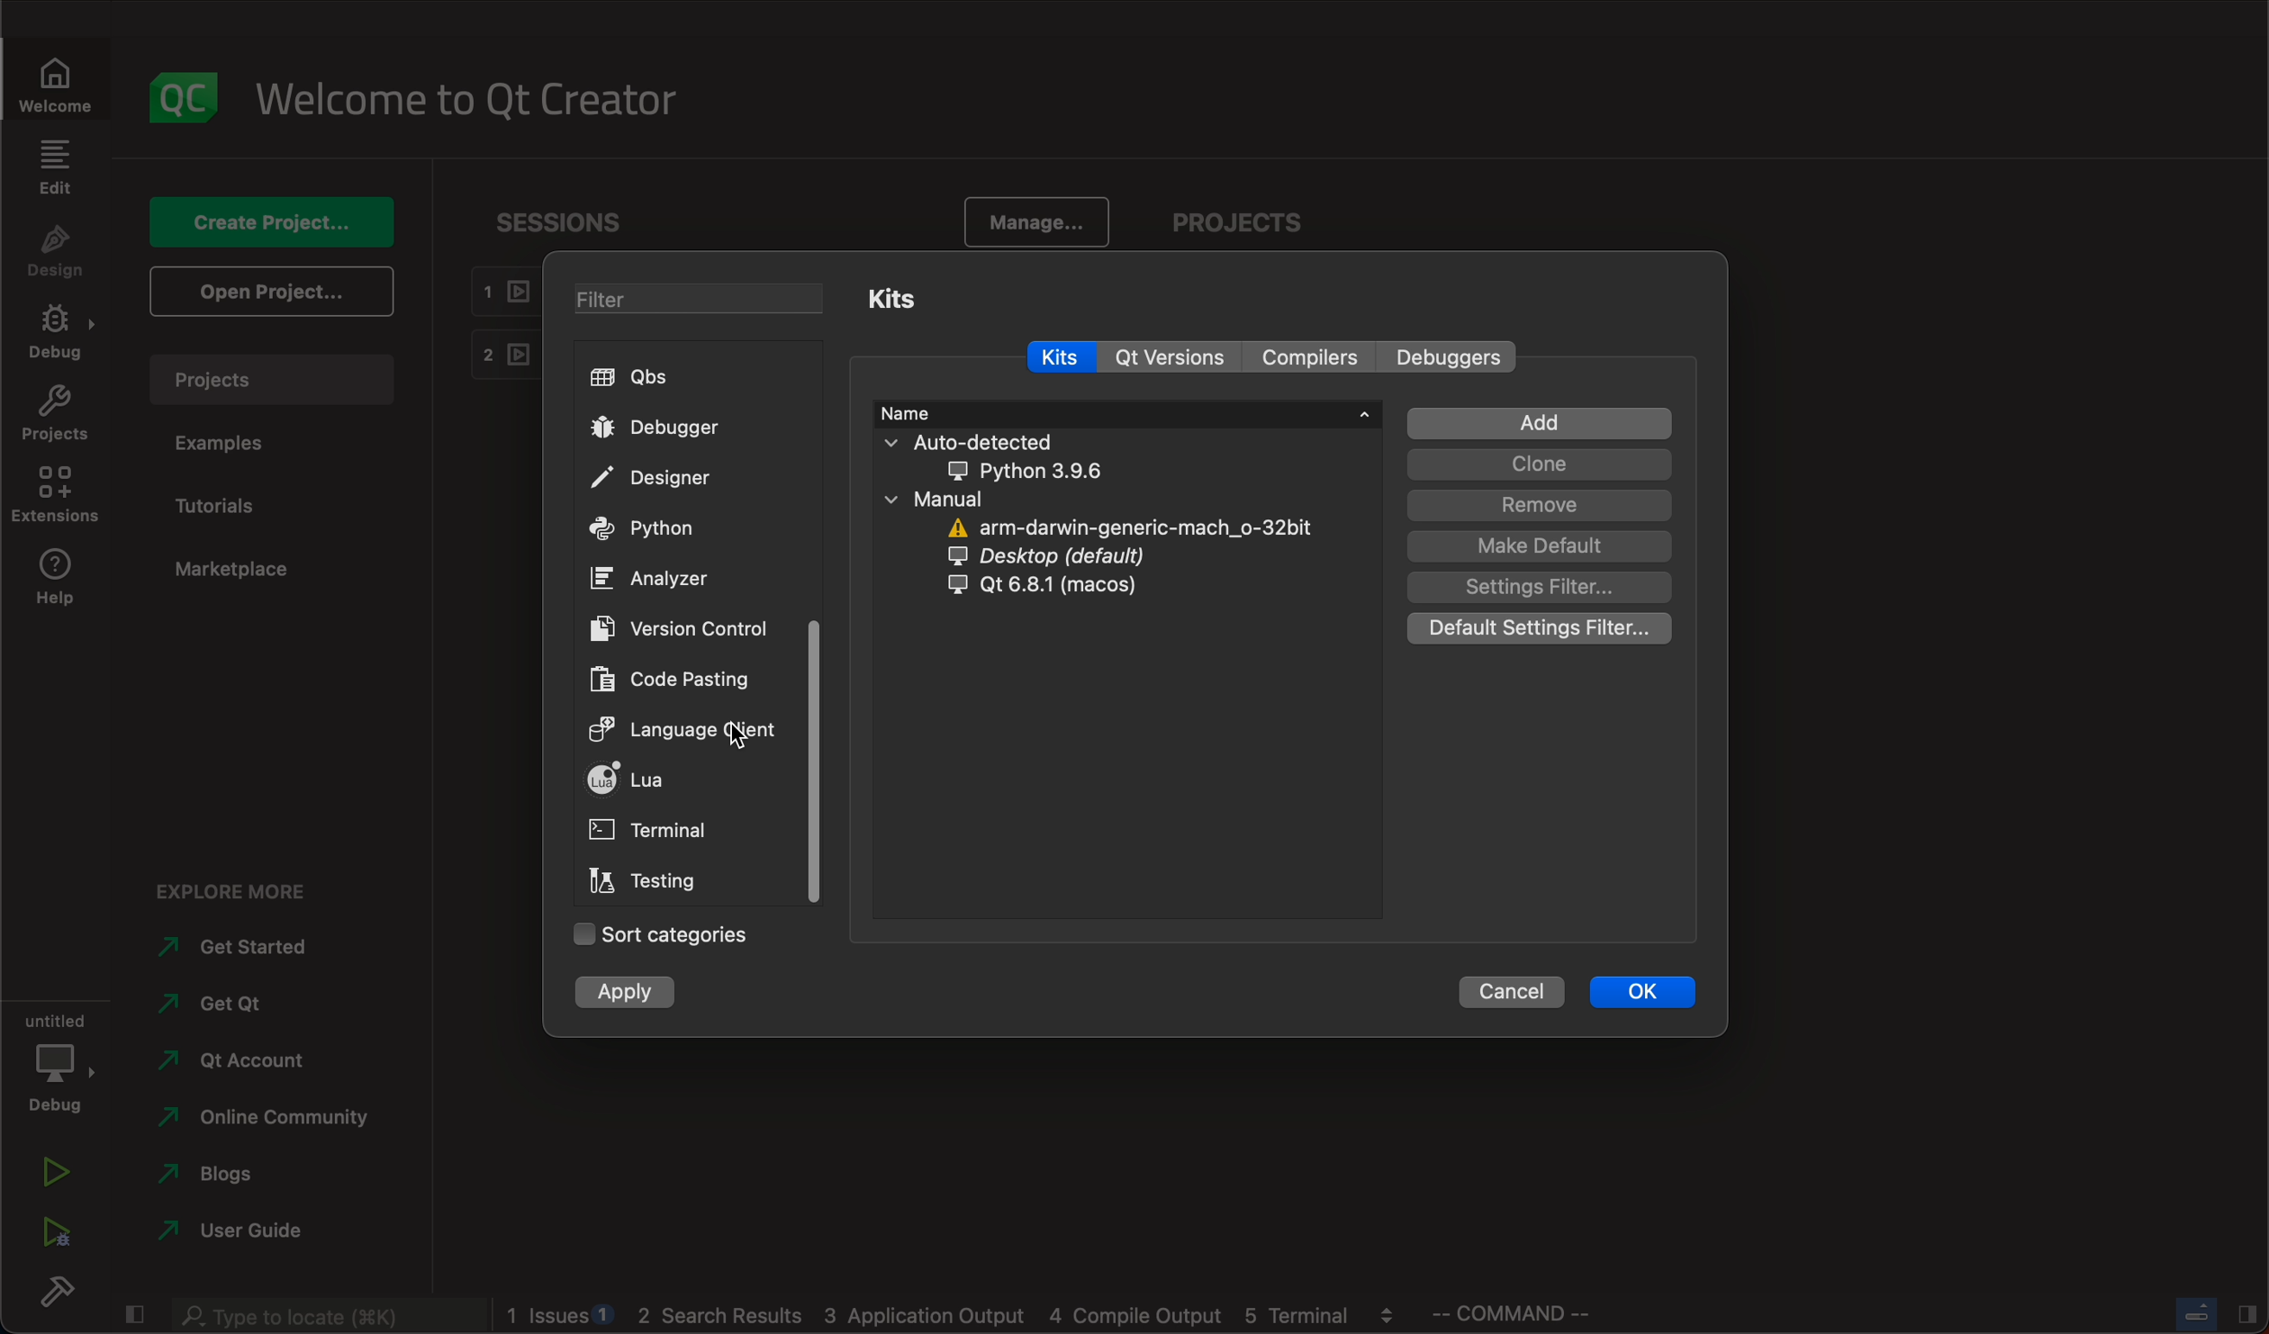 The width and height of the screenshot is (2269, 1334). I want to click on extensions, so click(55, 496).